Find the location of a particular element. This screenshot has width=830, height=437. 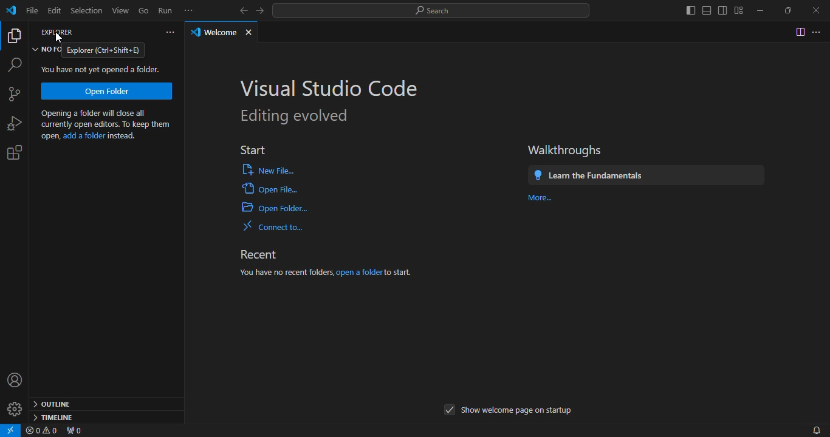

Opening a folder will close all currently open editors. To keep them open, add a folder instead. is located at coordinates (108, 126).